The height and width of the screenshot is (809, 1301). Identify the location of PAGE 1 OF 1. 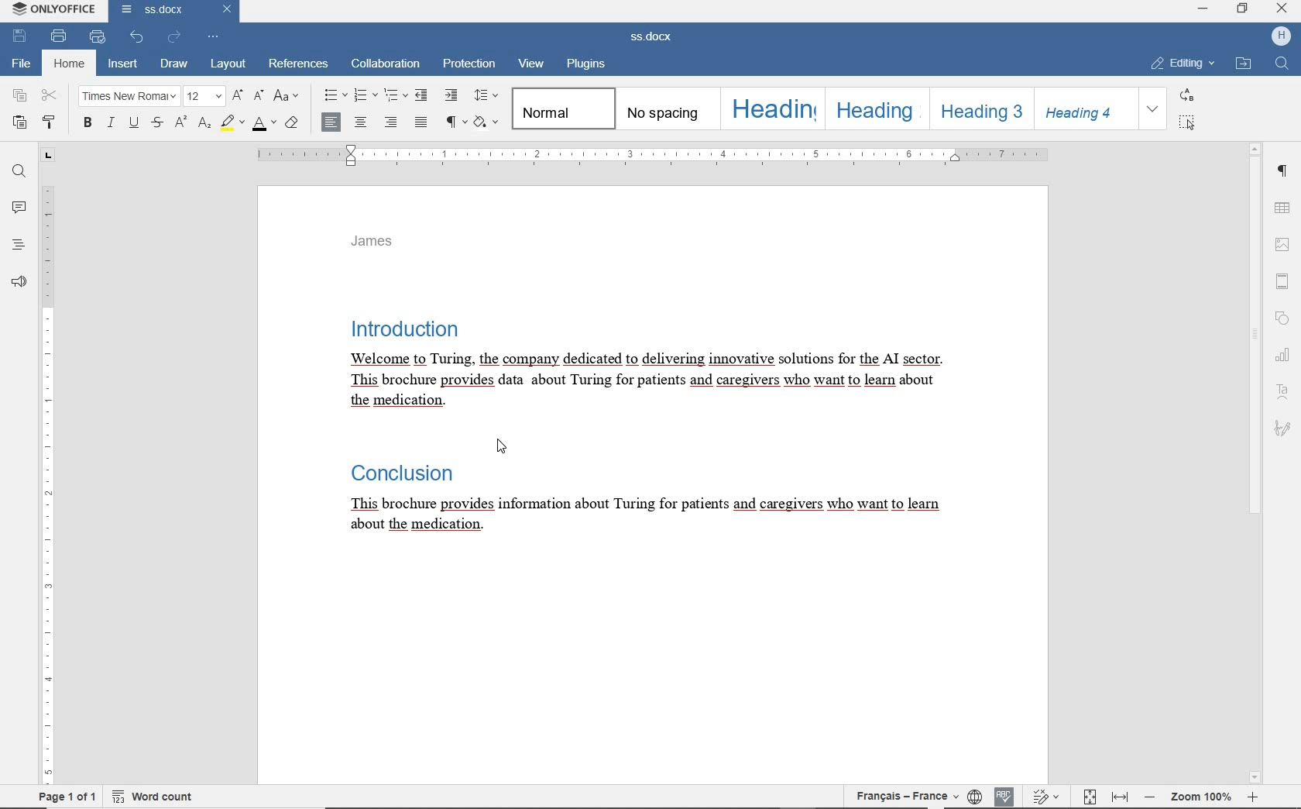
(68, 797).